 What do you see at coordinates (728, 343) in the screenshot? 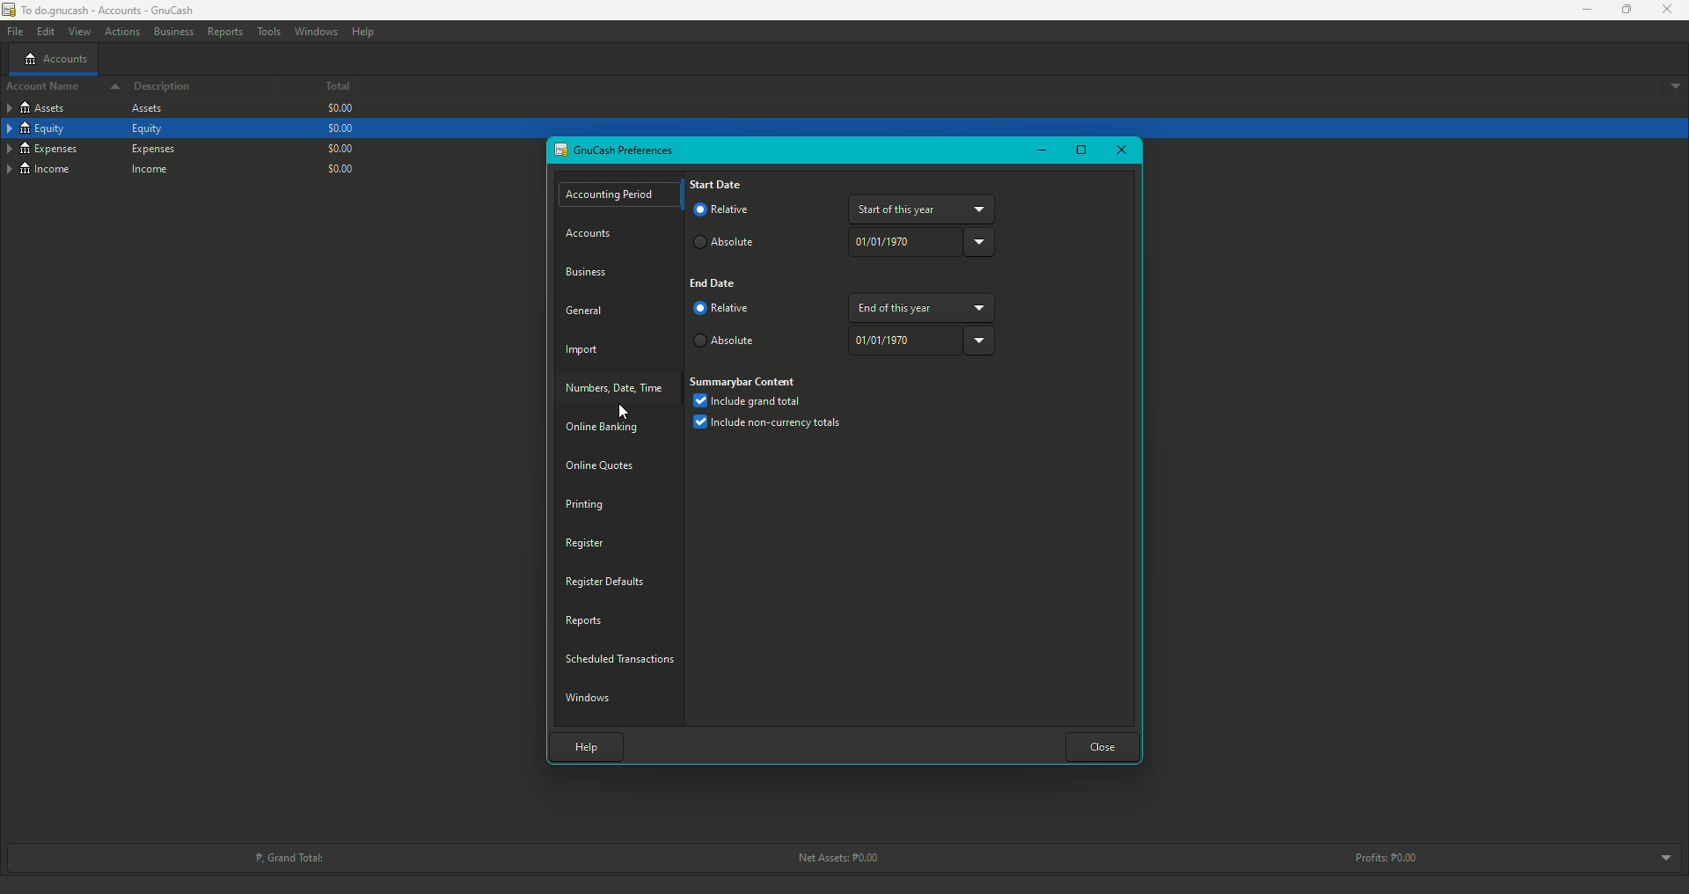
I see `Absolute` at bounding box center [728, 343].